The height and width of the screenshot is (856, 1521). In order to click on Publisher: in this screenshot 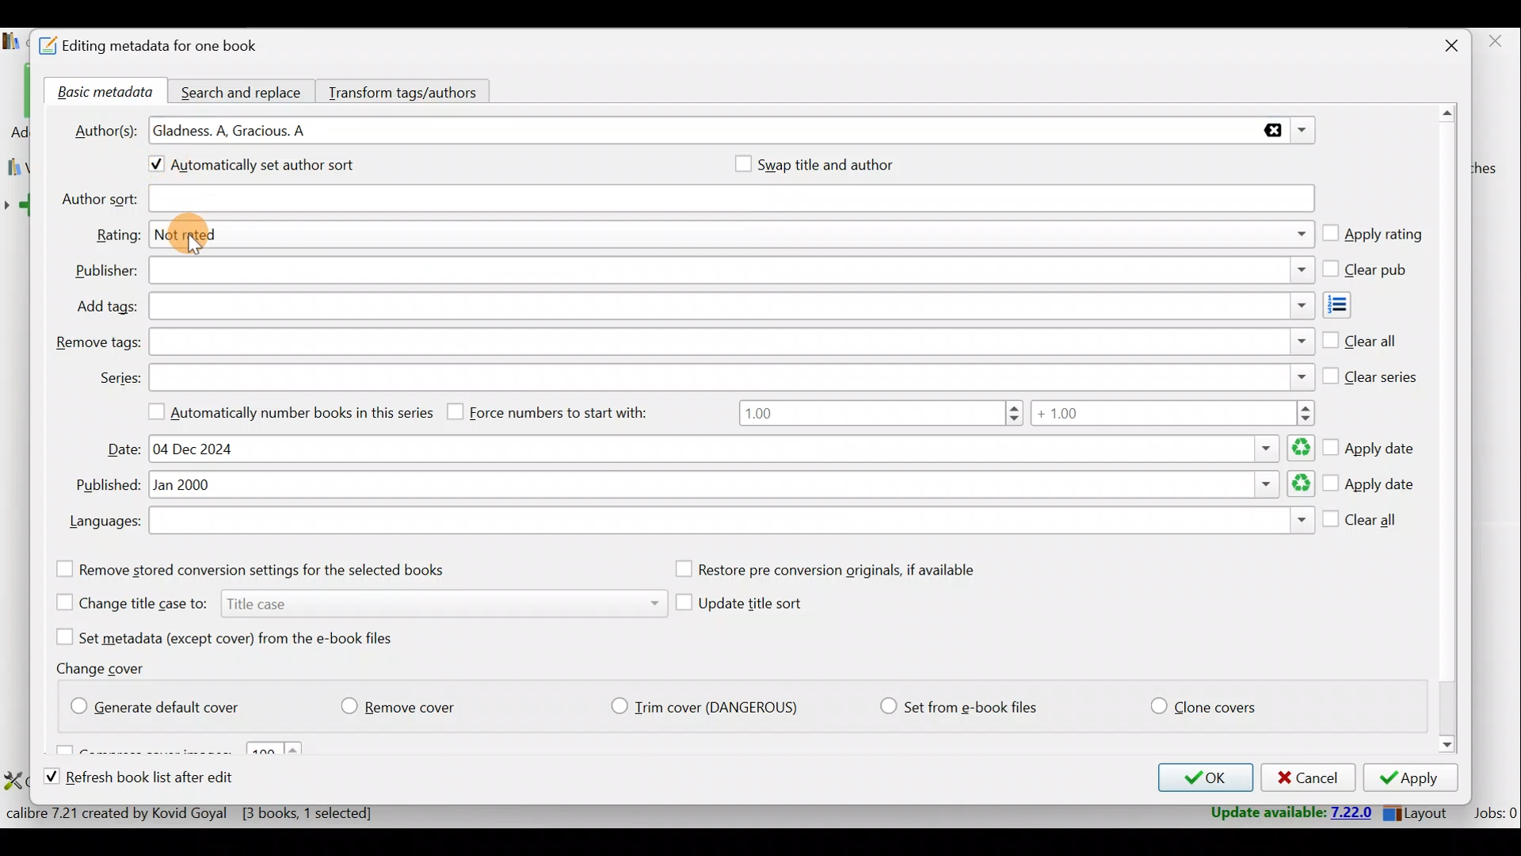, I will do `click(106, 271)`.